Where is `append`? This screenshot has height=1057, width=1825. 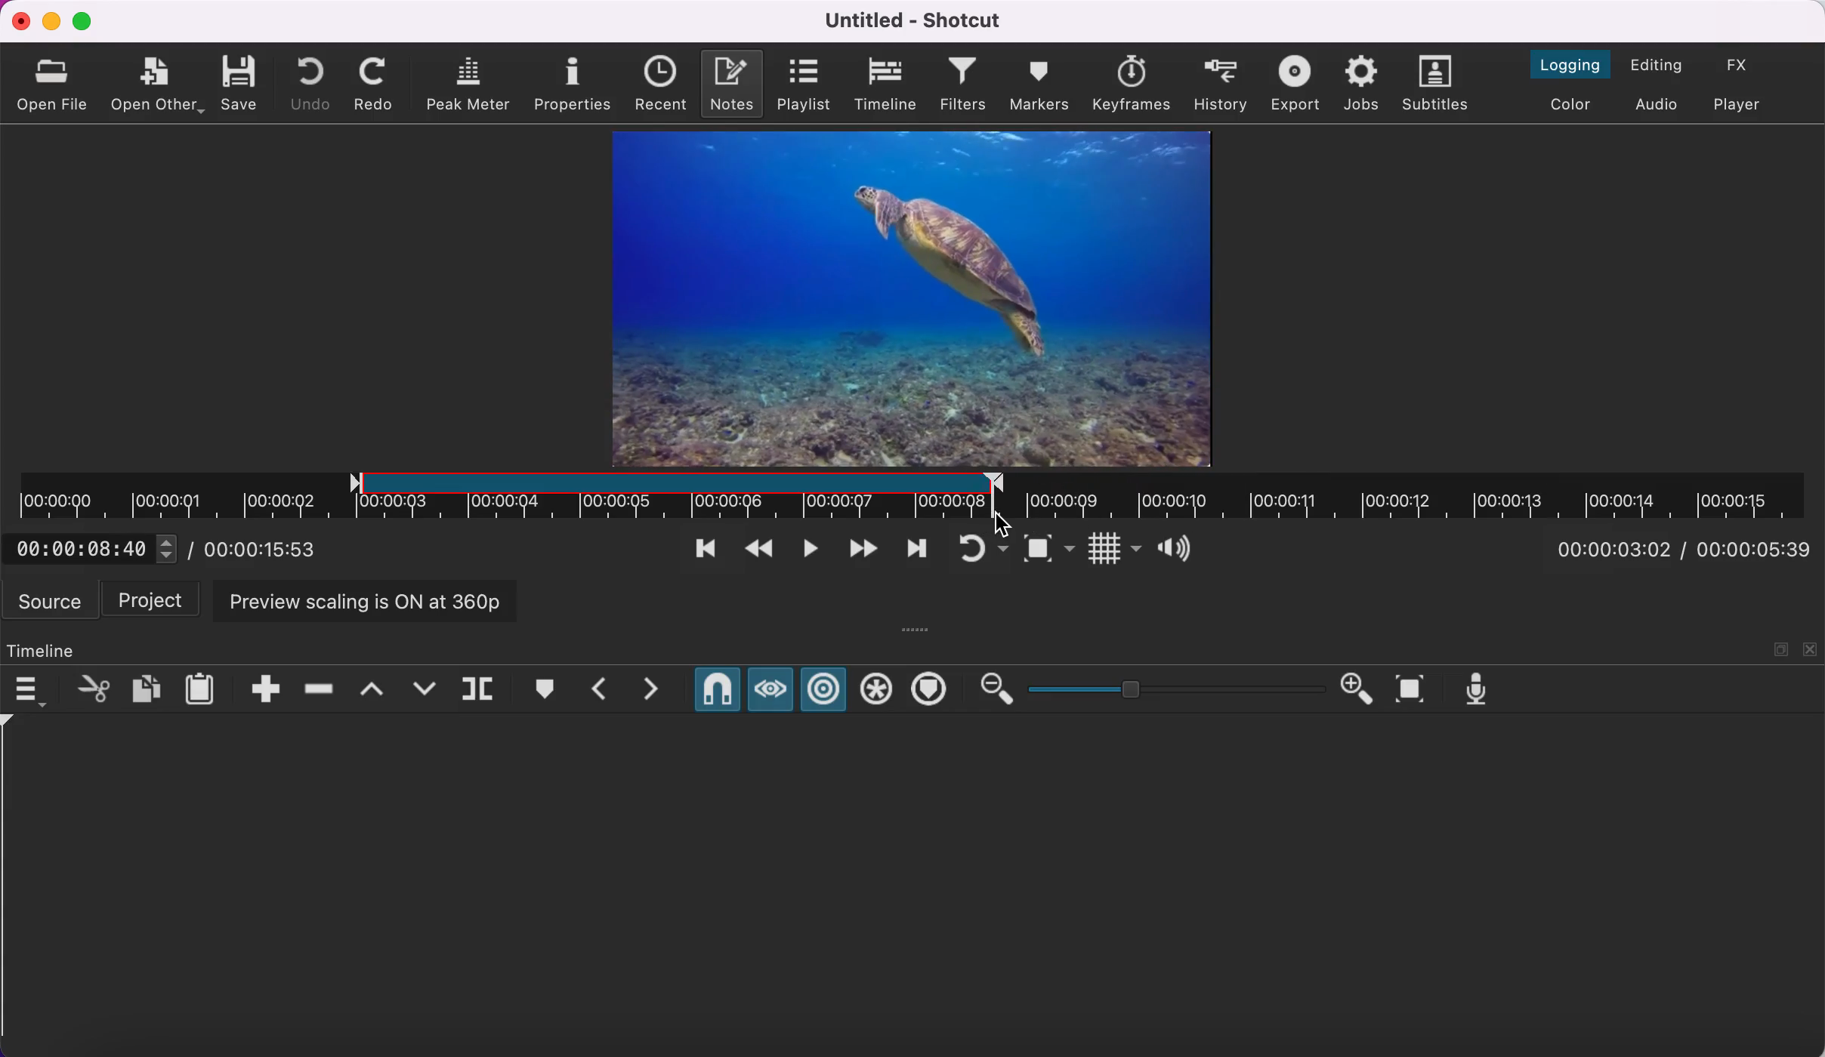 append is located at coordinates (264, 688).